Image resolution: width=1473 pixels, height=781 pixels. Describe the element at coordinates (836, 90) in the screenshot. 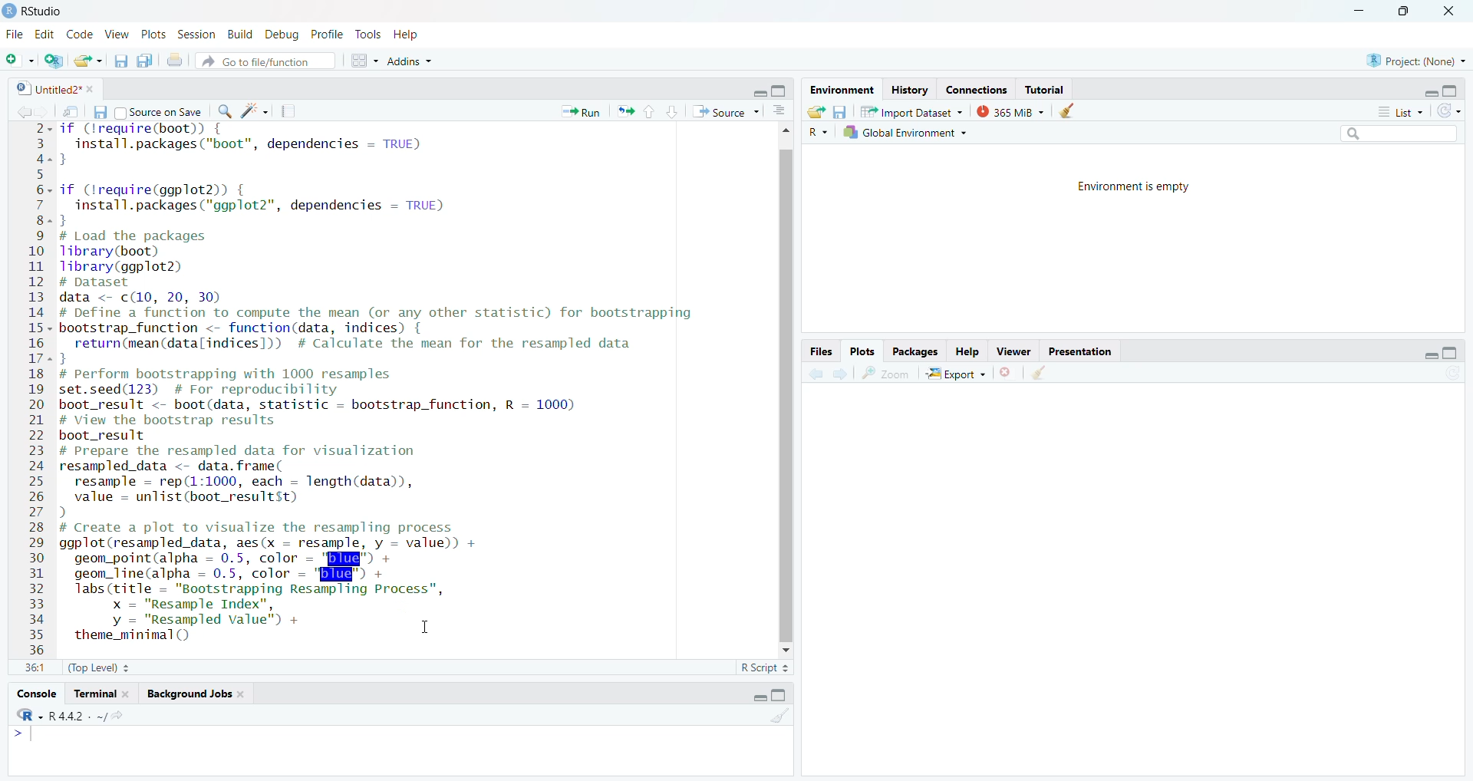

I see `Environment` at that location.